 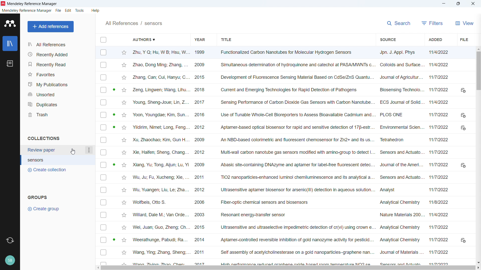 What do you see at coordinates (478, 262) in the screenshot?
I see `Scroll down ` at bounding box center [478, 262].